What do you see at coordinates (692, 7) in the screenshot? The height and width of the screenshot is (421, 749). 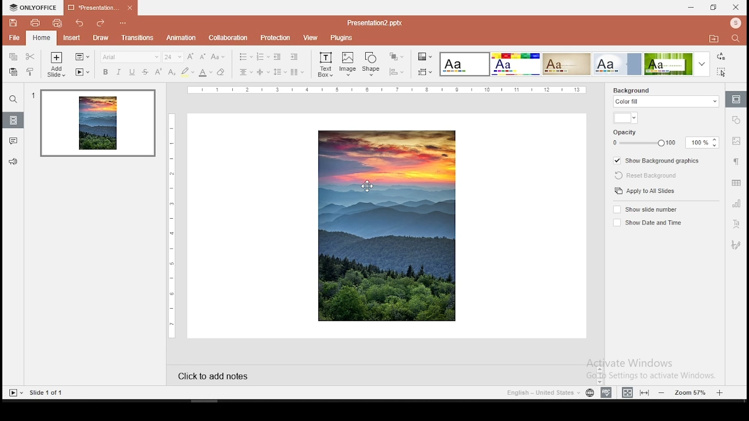 I see `minimize` at bounding box center [692, 7].